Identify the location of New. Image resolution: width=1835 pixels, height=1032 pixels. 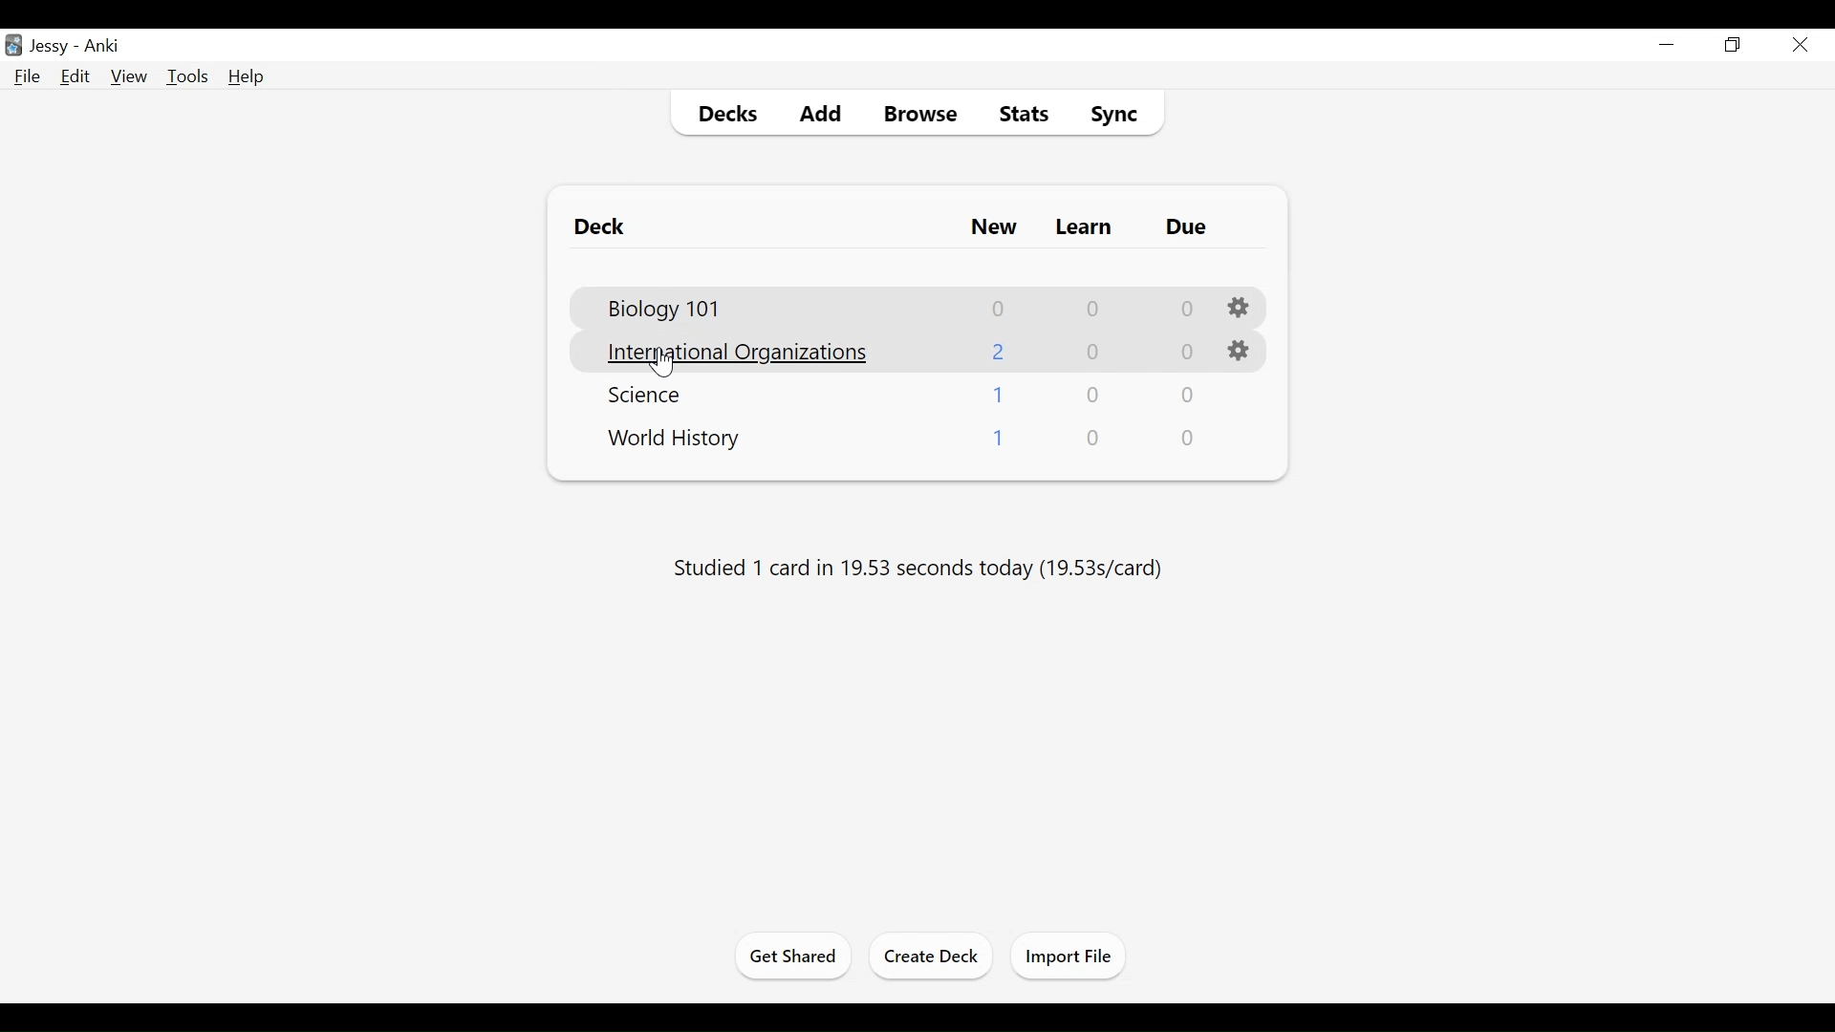
(999, 226).